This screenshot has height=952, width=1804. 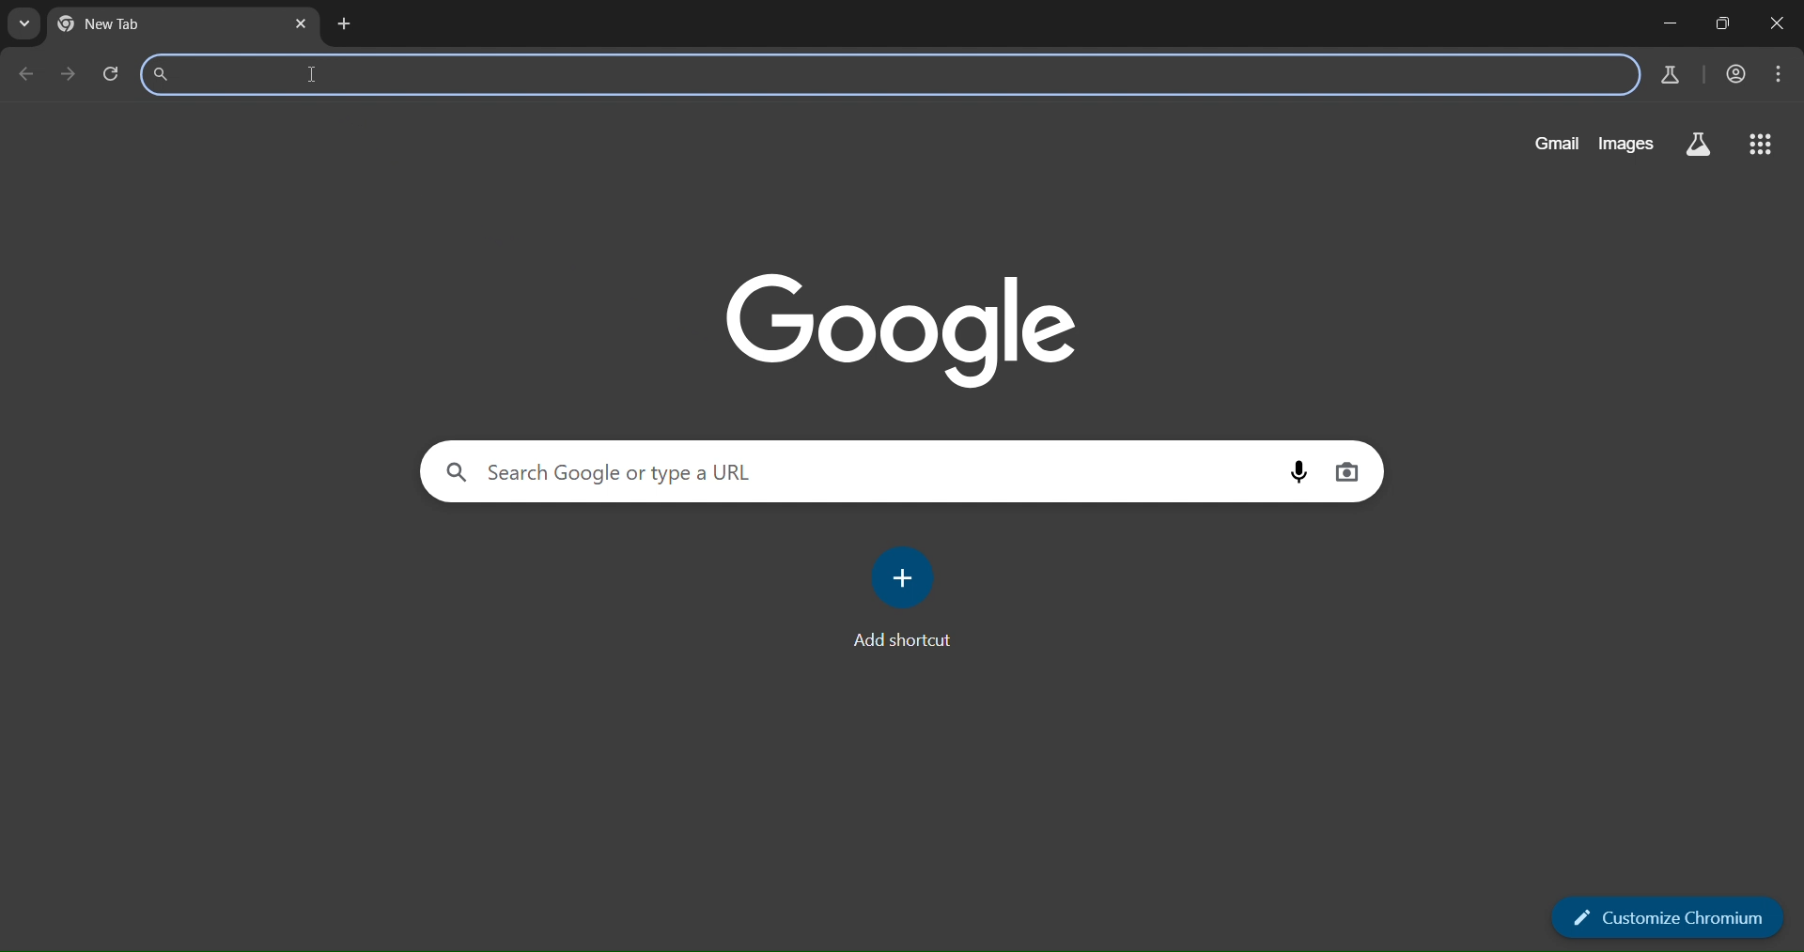 I want to click on Minimize, so click(x=1672, y=23).